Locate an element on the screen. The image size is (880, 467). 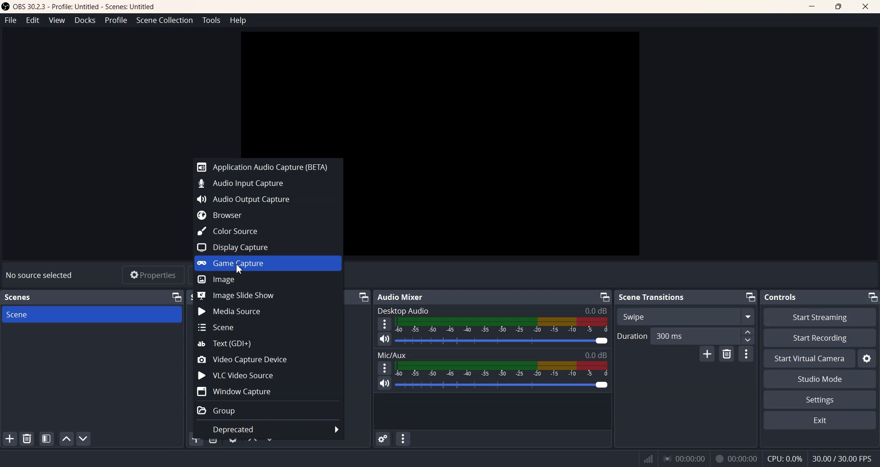
Move Scene Up is located at coordinates (66, 439).